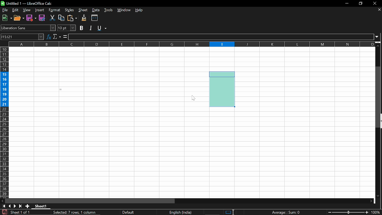  What do you see at coordinates (21, 206) in the screenshot?
I see `Last oage` at bounding box center [21, 206].